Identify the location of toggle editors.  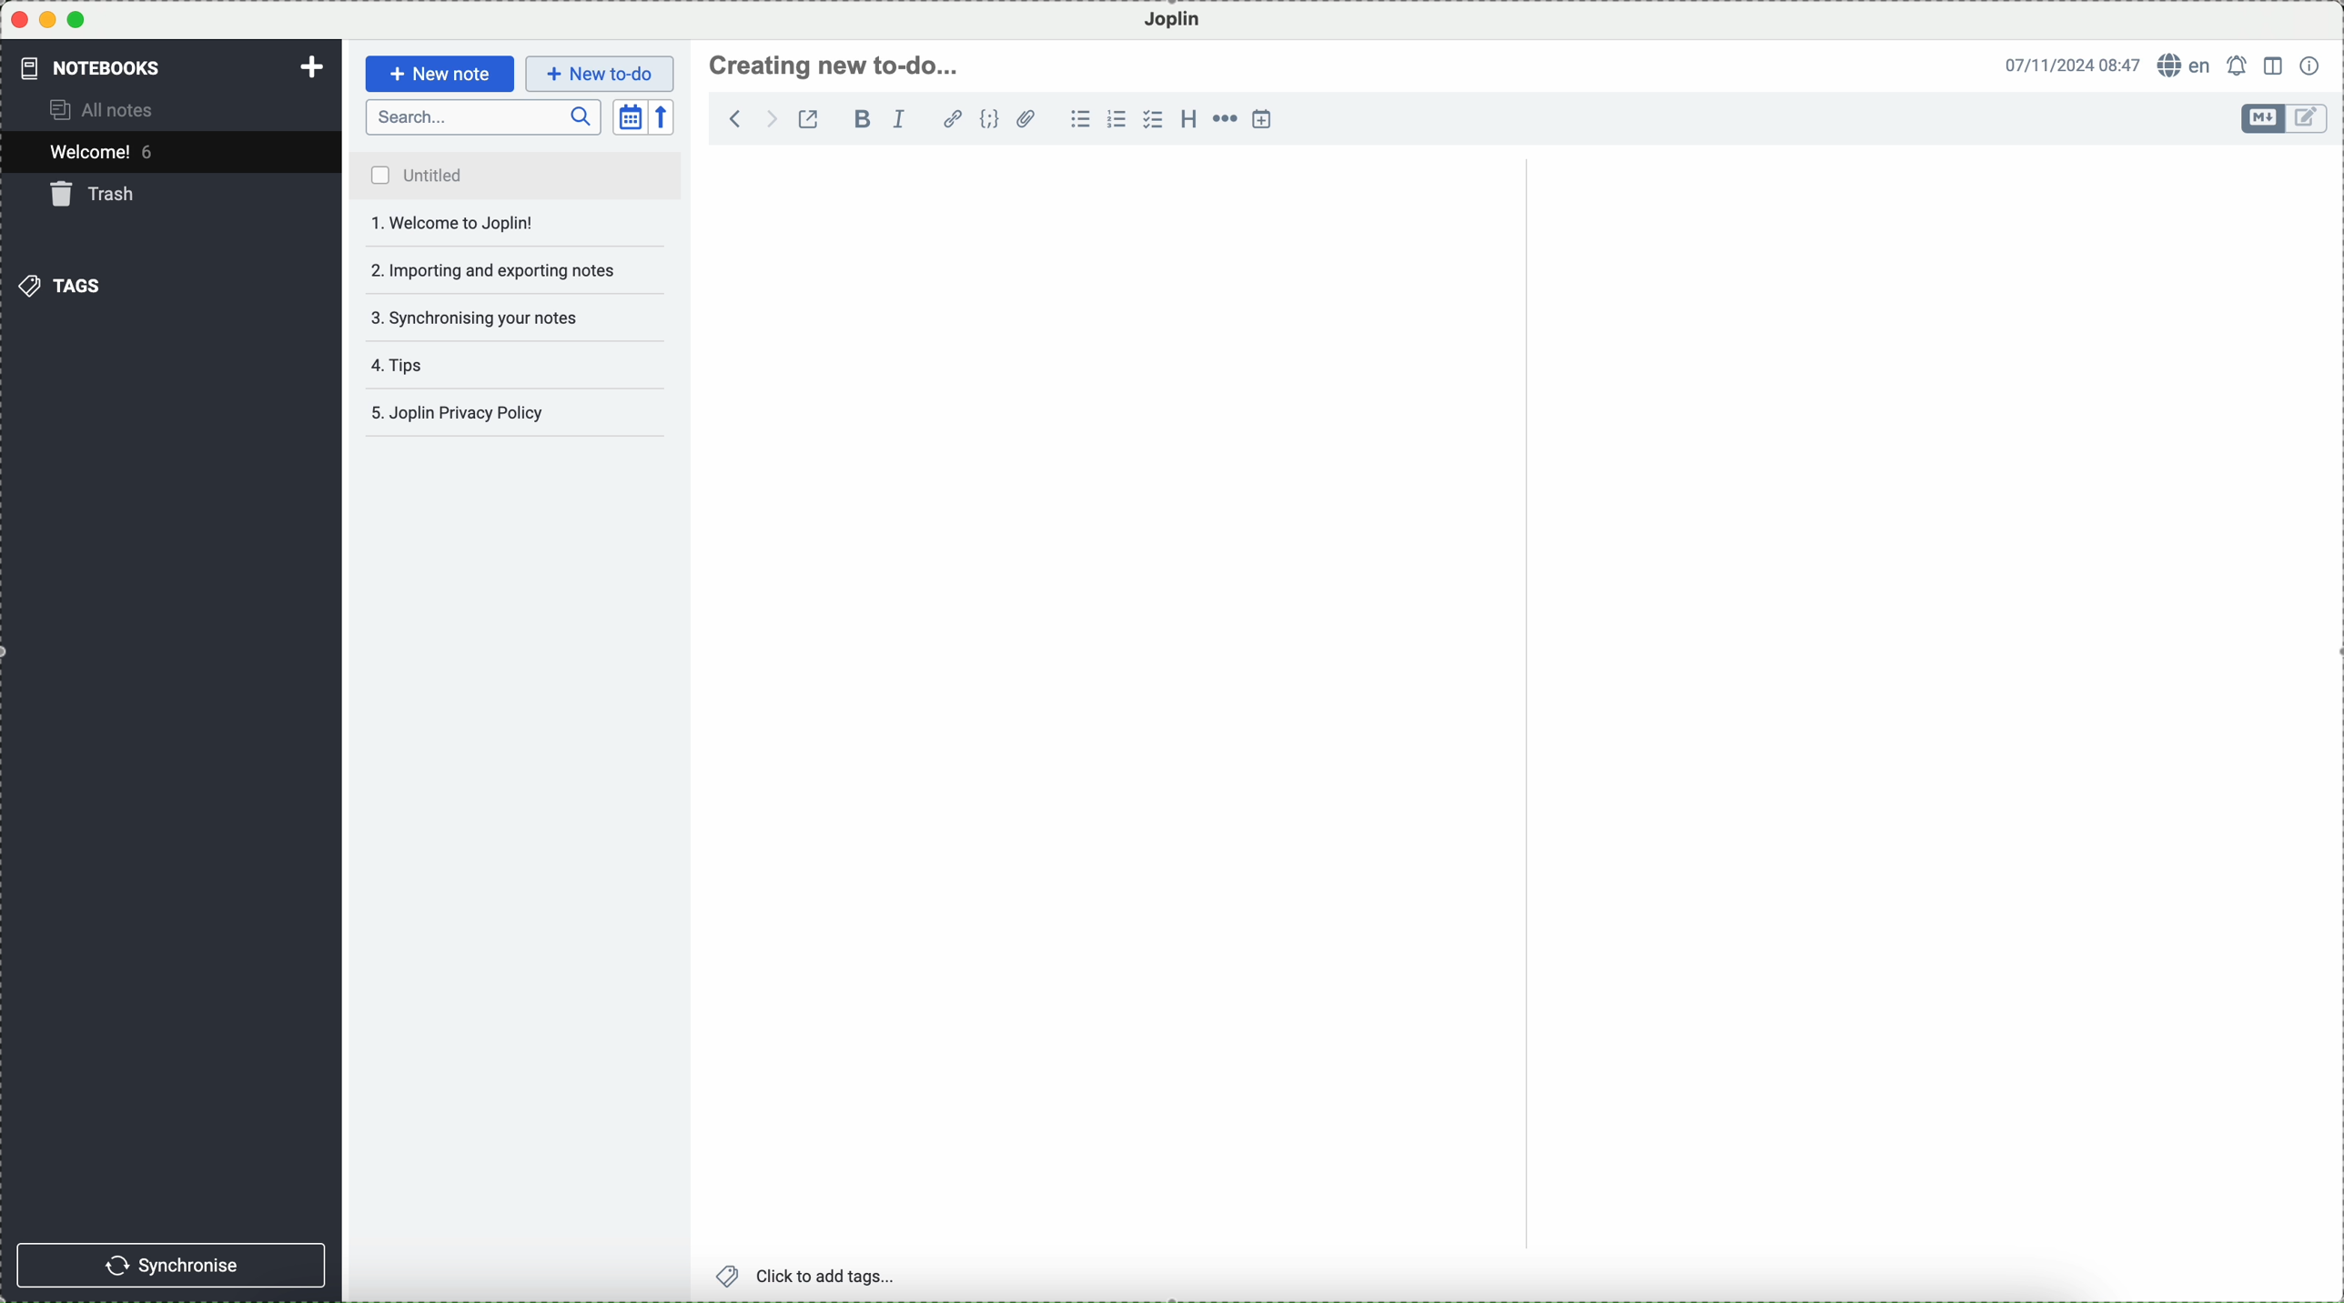
(2264, 118).